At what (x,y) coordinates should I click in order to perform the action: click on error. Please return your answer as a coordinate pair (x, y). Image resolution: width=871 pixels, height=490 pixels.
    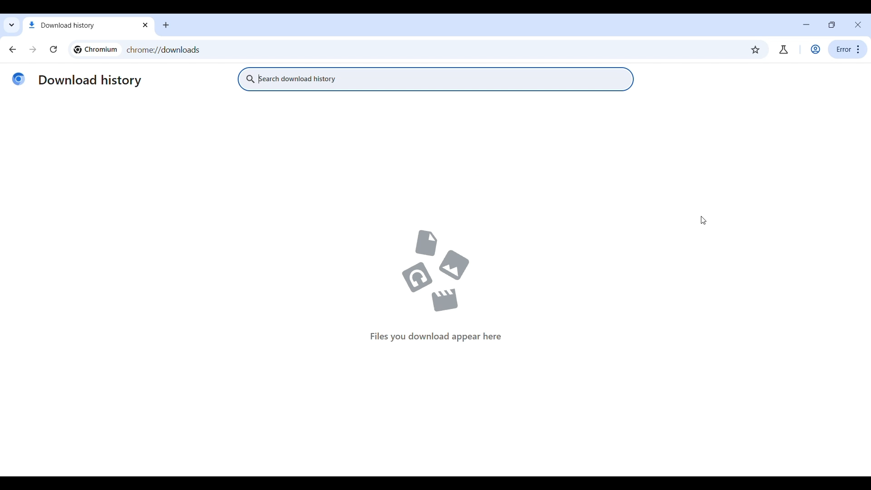
    Looking at the image, I should click on (848, 49).